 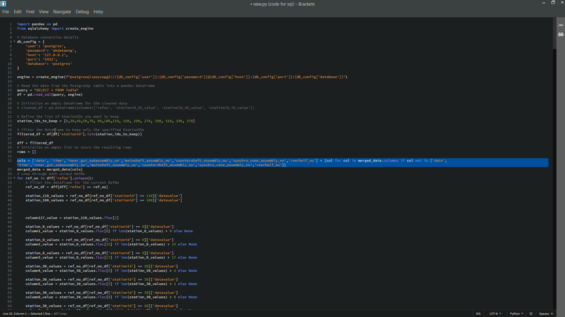 I want to click on close app, so click(x=561, y=2).